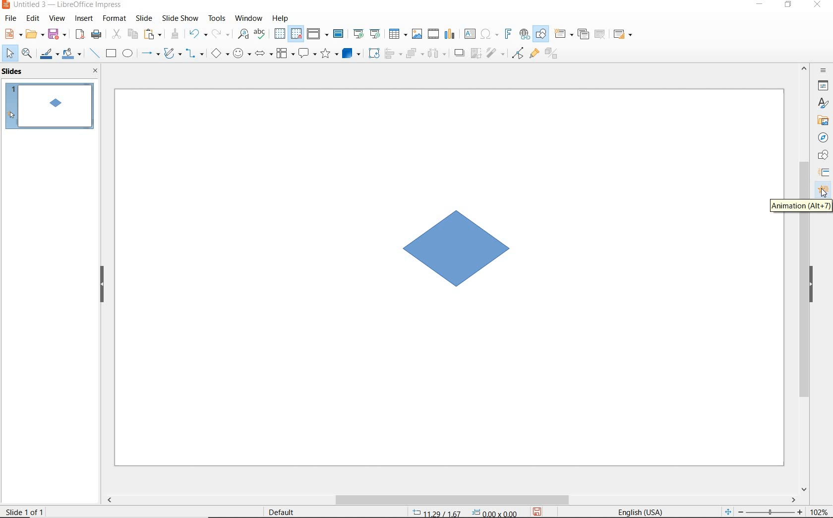  Describe the element at coordinates (763, 511) in the screenshot. I see `zoom out or zoom in` at that location.